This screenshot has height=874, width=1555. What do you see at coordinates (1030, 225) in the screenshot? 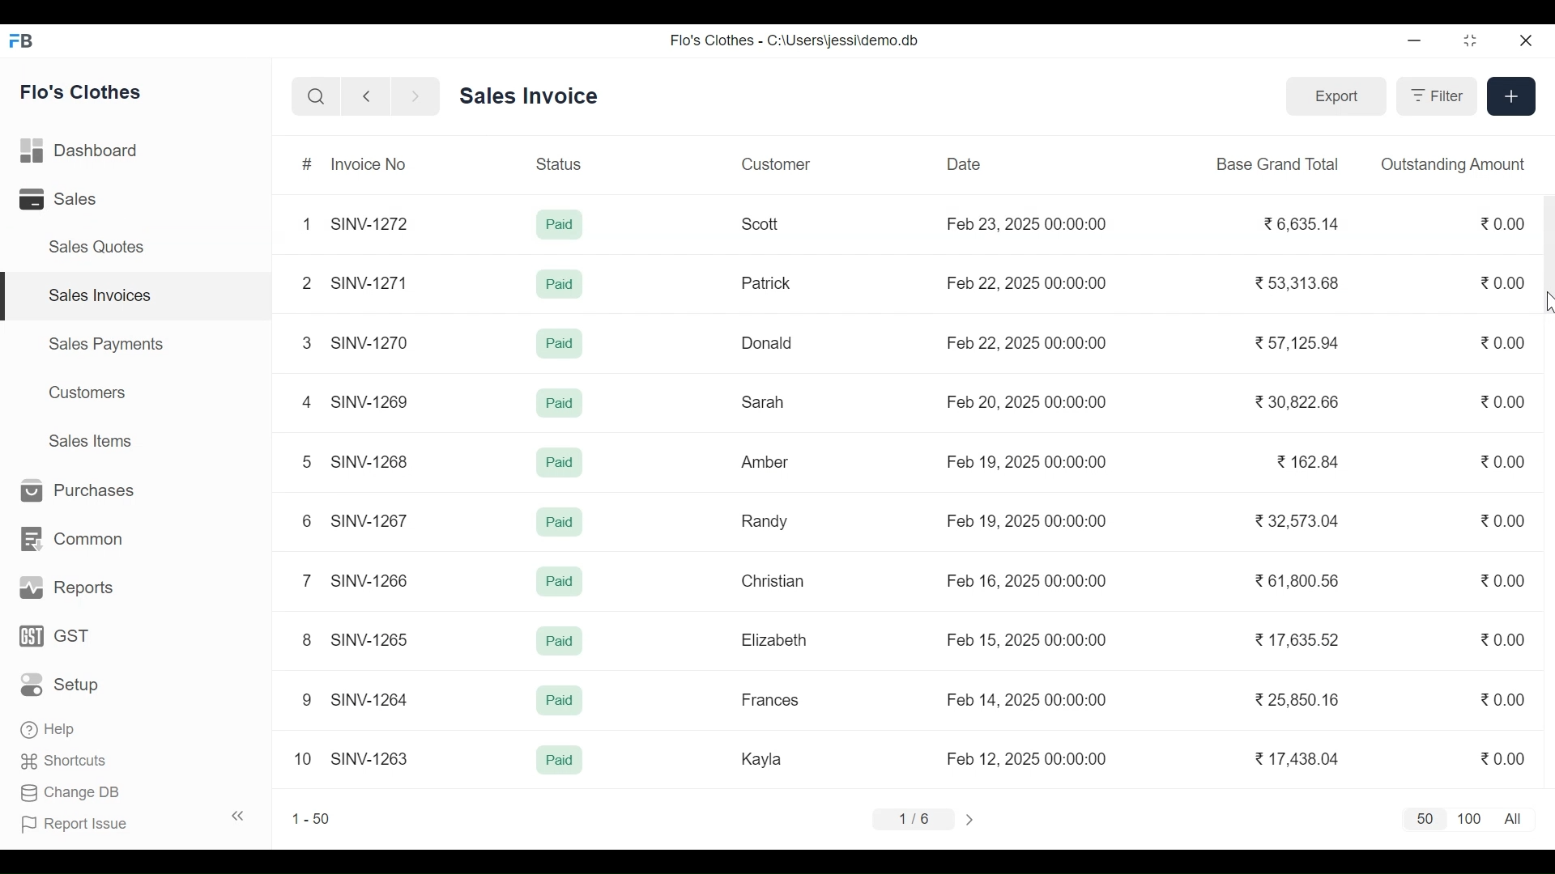
I see `Feb 23, 2025 00:00:00` at bounding box center [1030, 225].